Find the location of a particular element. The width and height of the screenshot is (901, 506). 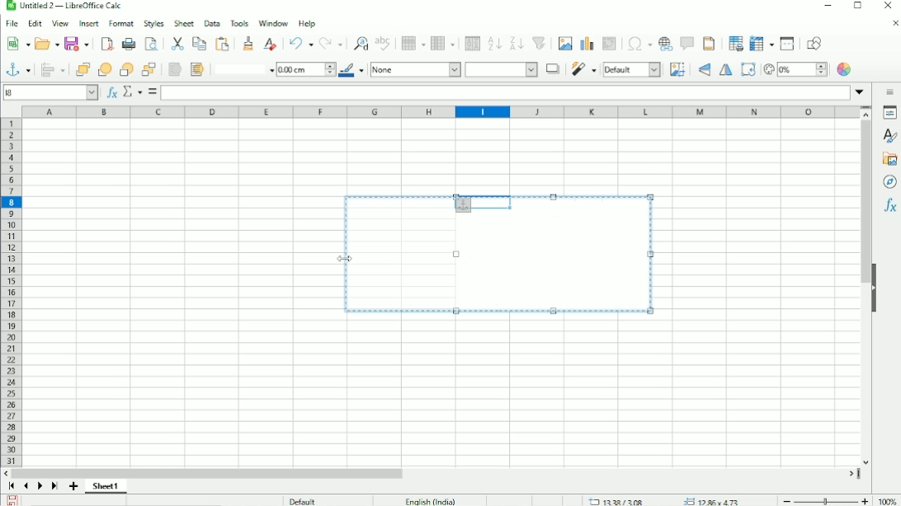

To foreground is located at coordinates (174, 69).